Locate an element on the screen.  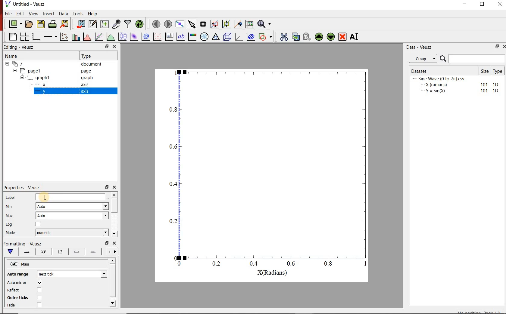
Checkbox is located at coordinates (38, 224).